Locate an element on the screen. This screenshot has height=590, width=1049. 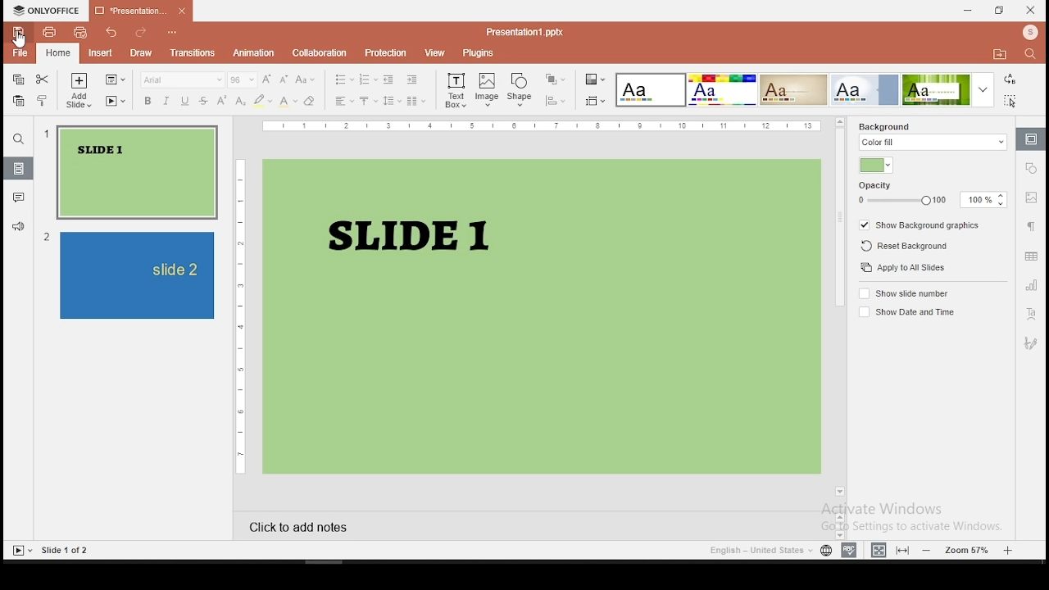
vertical alignment is located at coordinates (369, 101).